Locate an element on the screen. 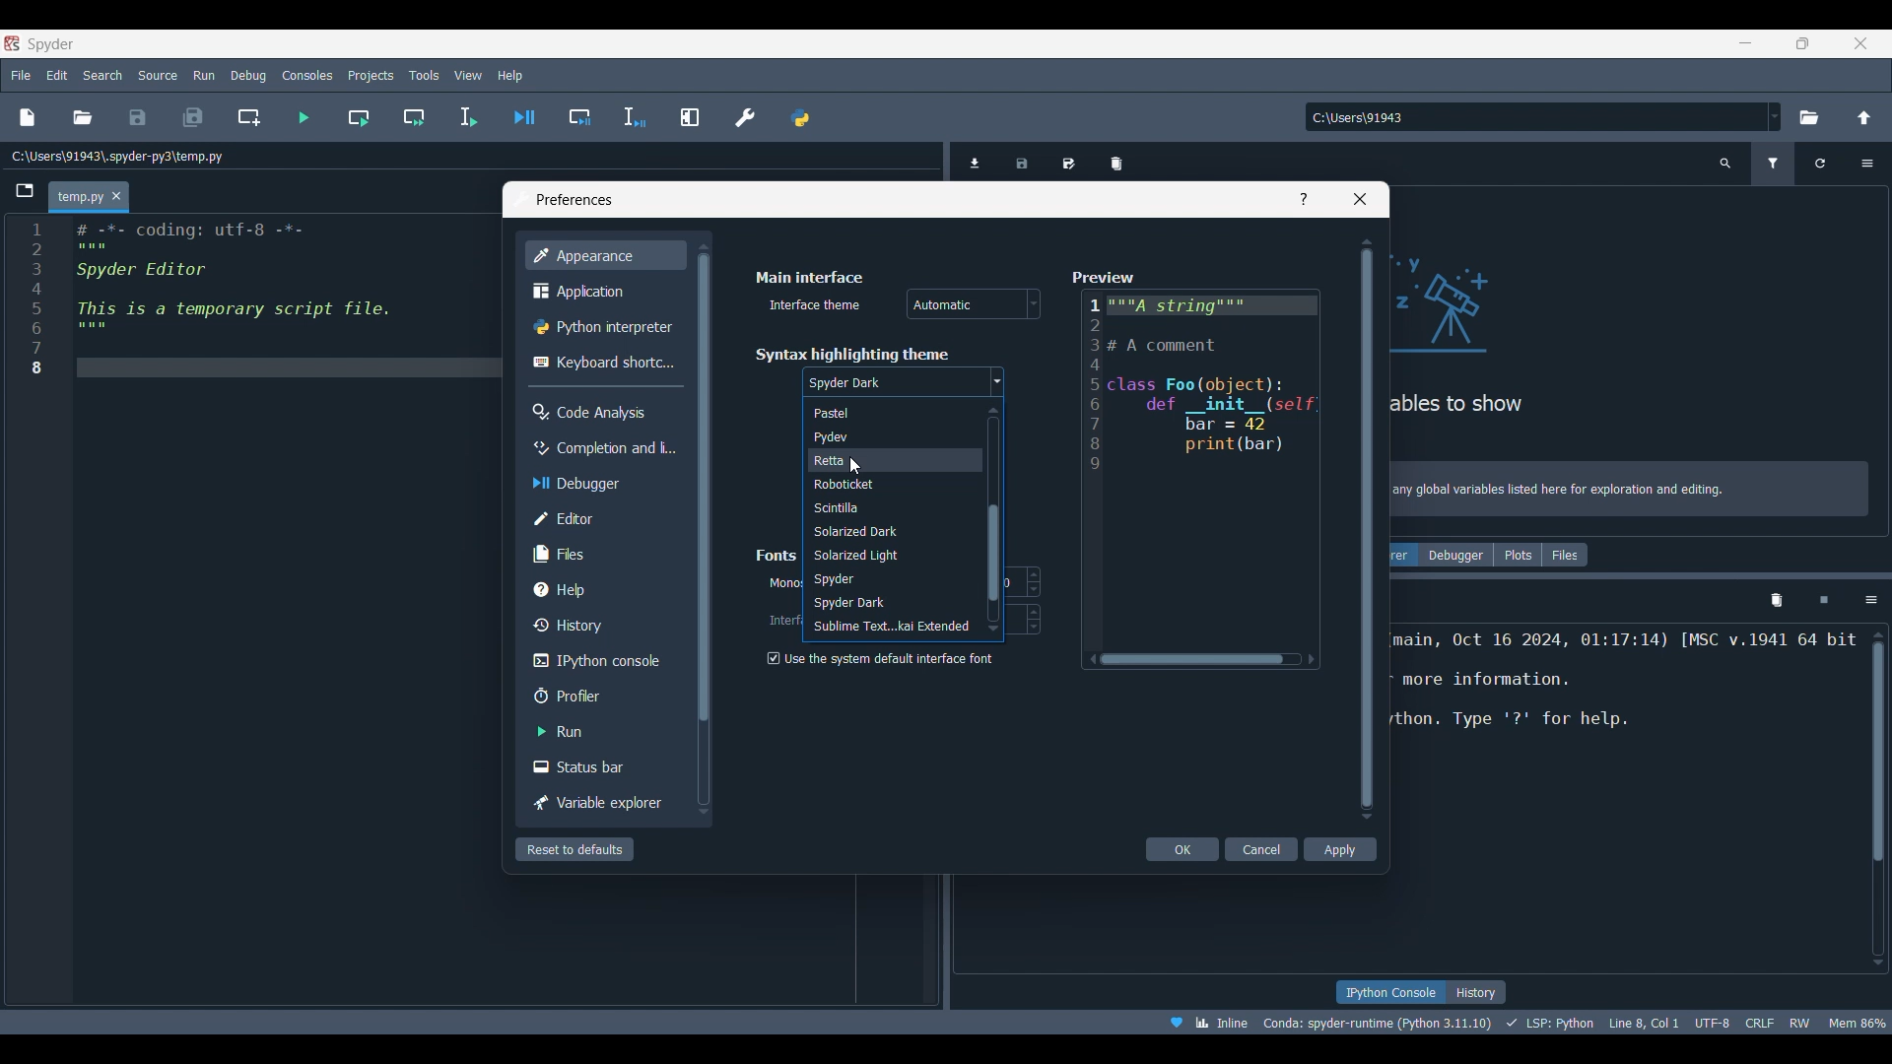  Refresh variables is located at coordinates (1820, 164).